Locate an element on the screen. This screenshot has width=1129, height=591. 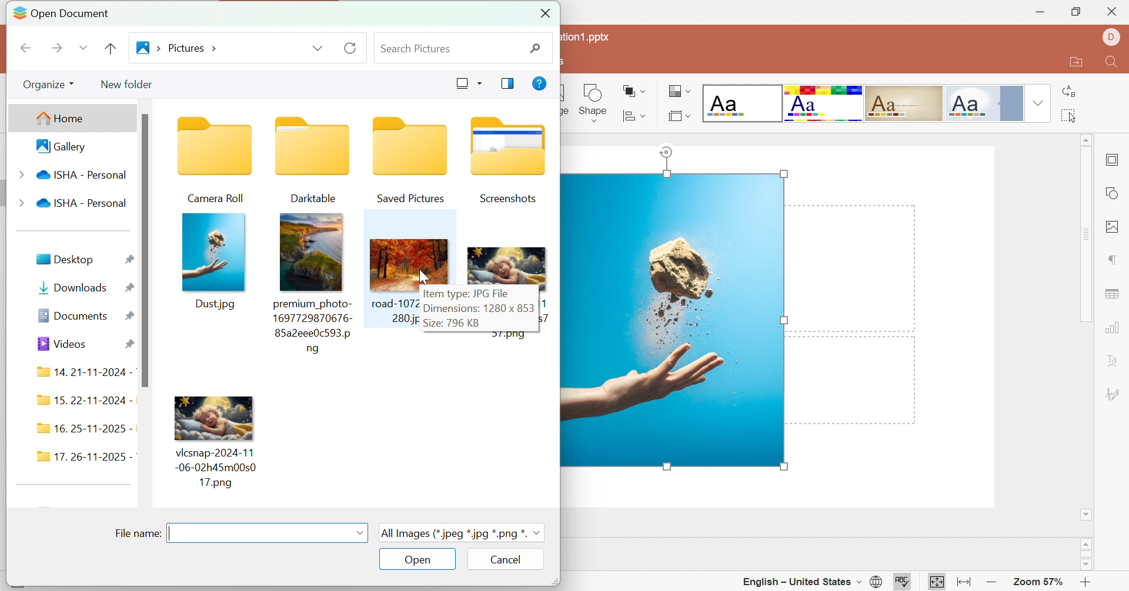
Organize is located at coordinates (46, 86).